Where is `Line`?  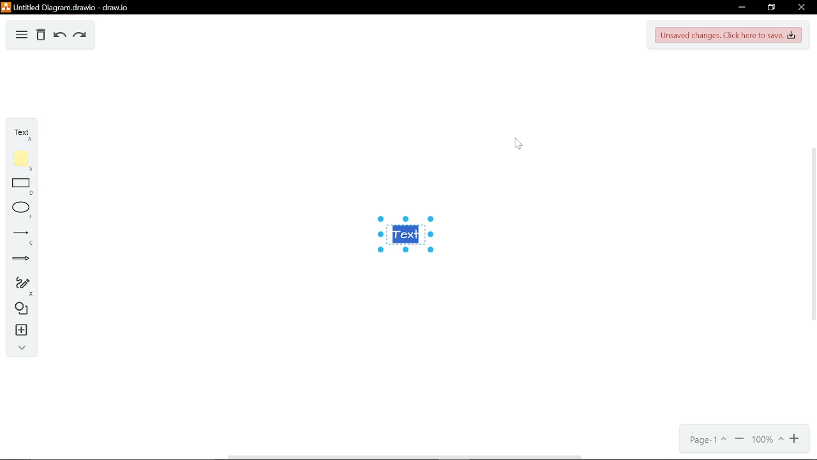 Line is located at coordinates (18, 236).